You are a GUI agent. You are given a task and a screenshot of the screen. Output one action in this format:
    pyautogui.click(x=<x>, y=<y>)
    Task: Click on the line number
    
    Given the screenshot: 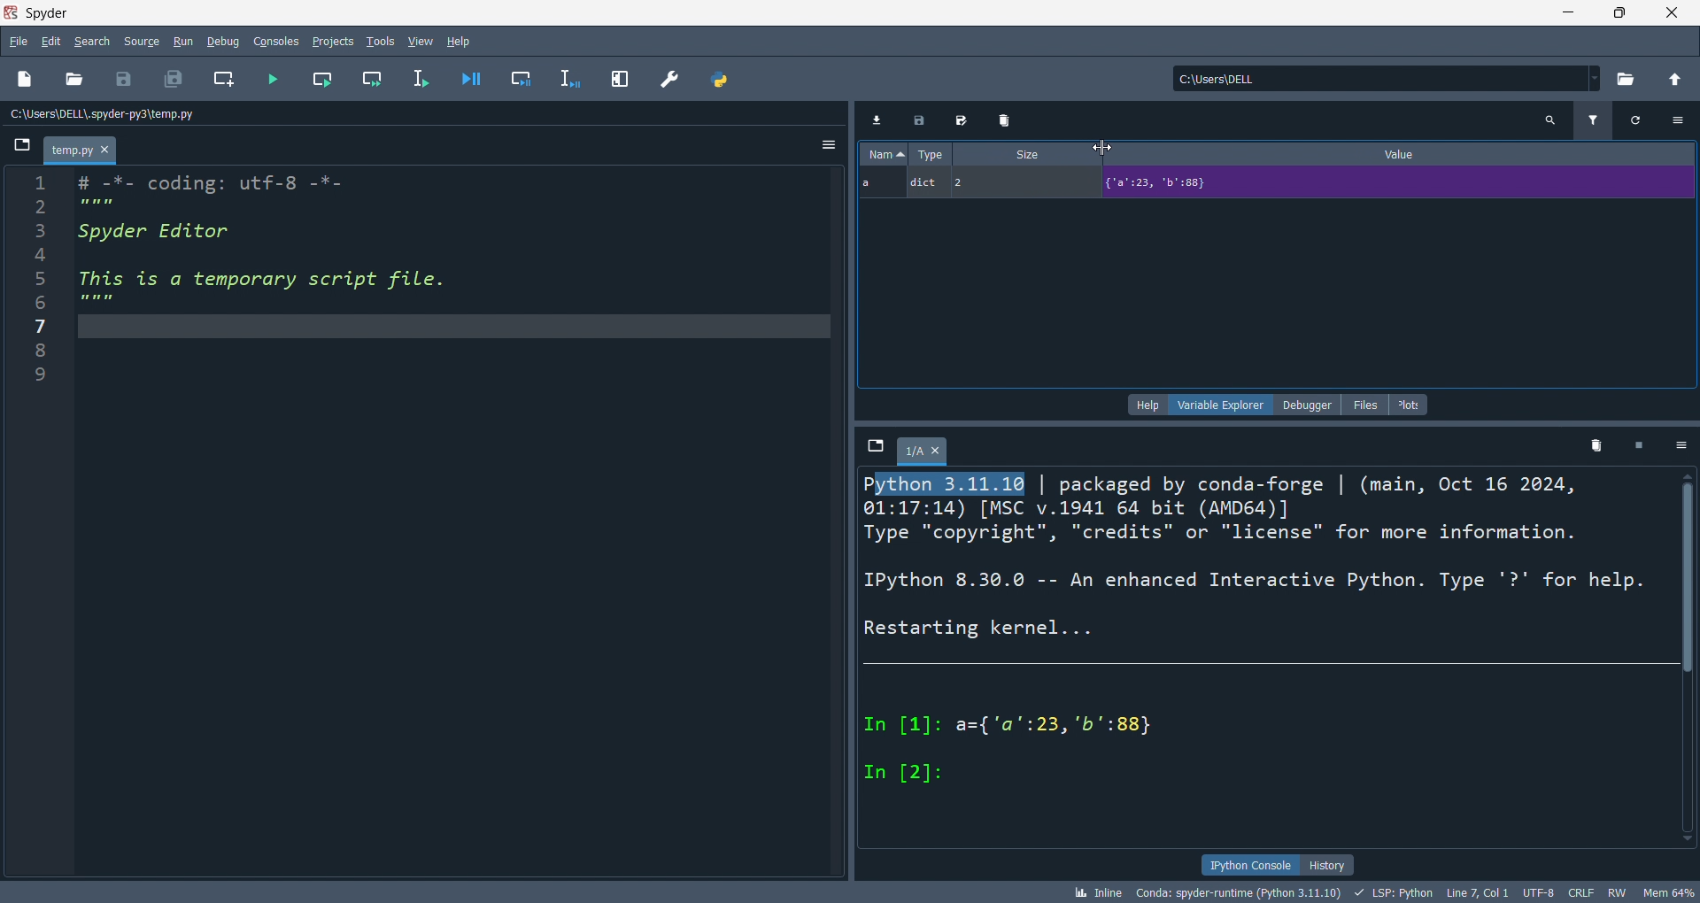 What is the action you would take?
    pyautogui.click(x=37, y=520)
    